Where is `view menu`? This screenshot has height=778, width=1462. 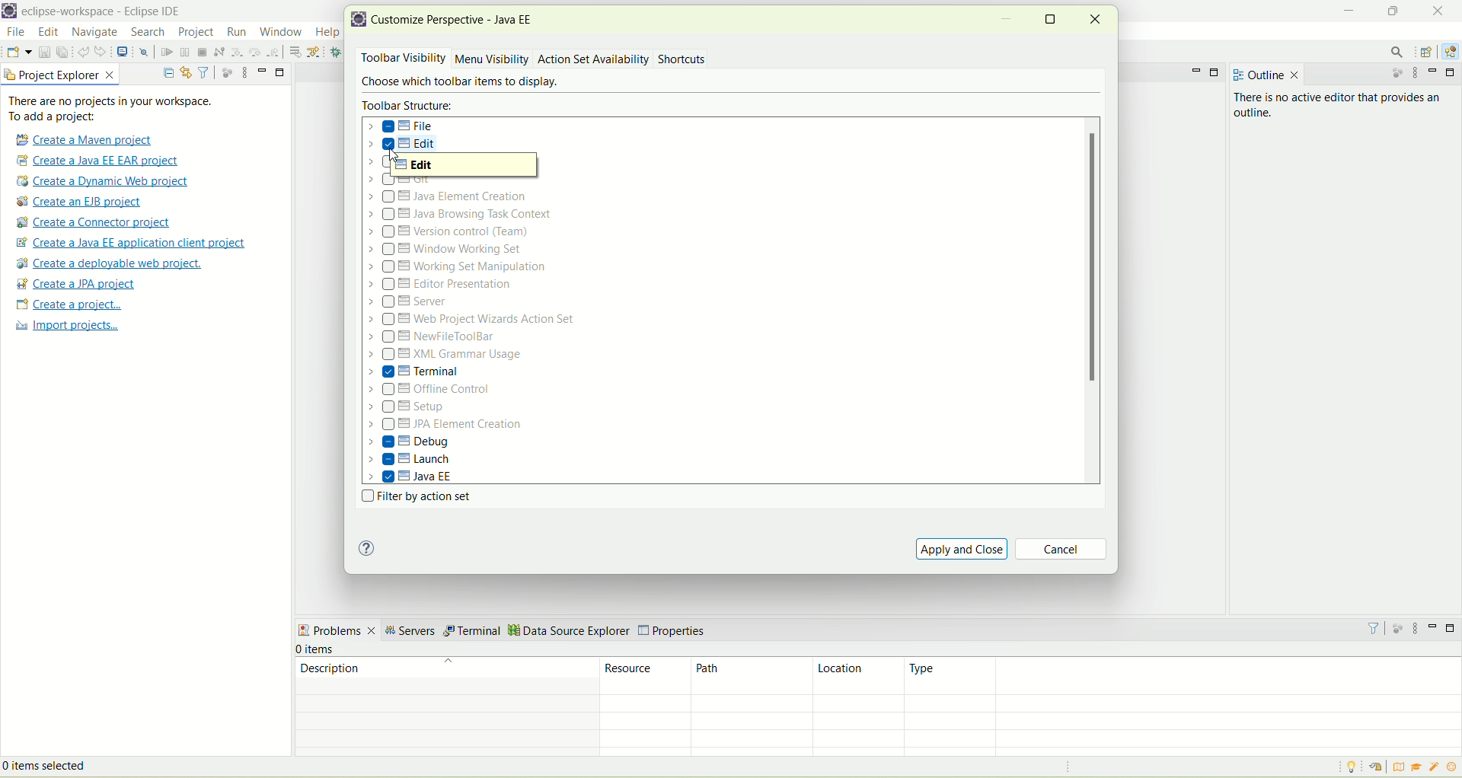 view menu is located at coordinates (1419, 630).